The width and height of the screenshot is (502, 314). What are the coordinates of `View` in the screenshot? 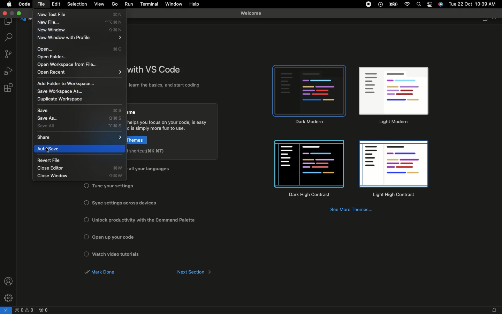 It's located at (100, 4).